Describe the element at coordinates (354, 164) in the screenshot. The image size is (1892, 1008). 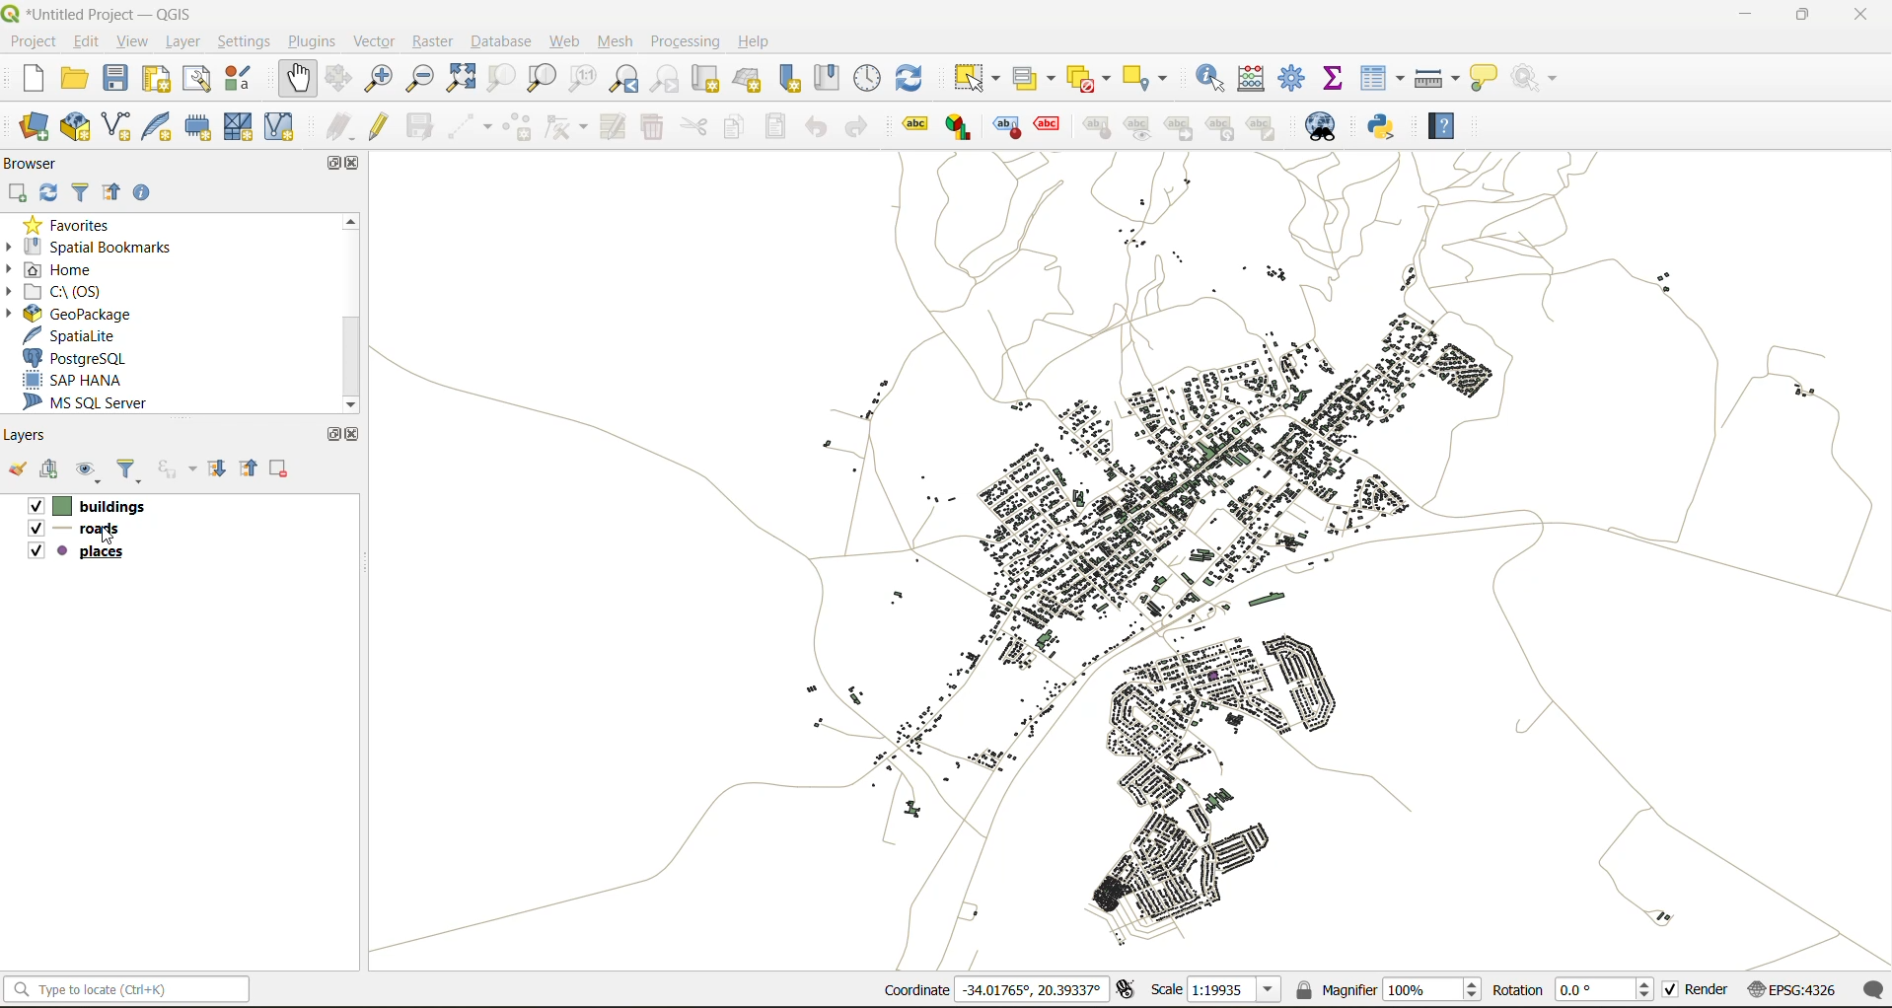
I see `close` at that location.